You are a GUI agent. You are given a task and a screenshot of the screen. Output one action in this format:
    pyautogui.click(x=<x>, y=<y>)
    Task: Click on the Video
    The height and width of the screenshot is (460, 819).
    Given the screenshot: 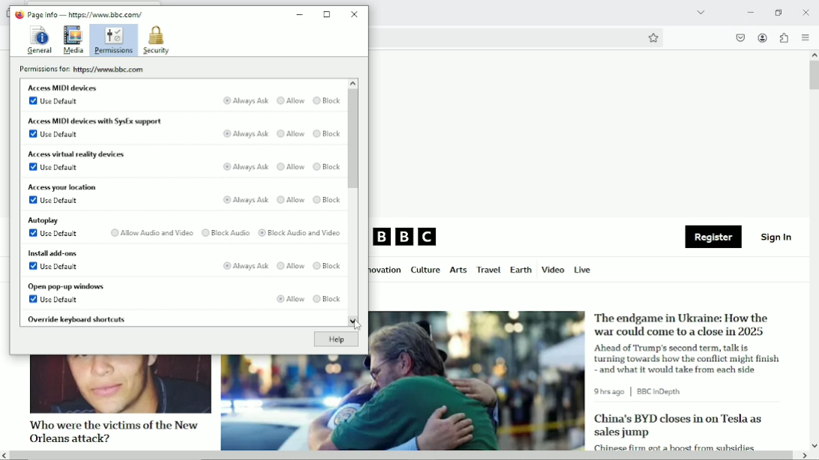 What is the action you would take?
    pyautogui.click(x=553, y=269)
    